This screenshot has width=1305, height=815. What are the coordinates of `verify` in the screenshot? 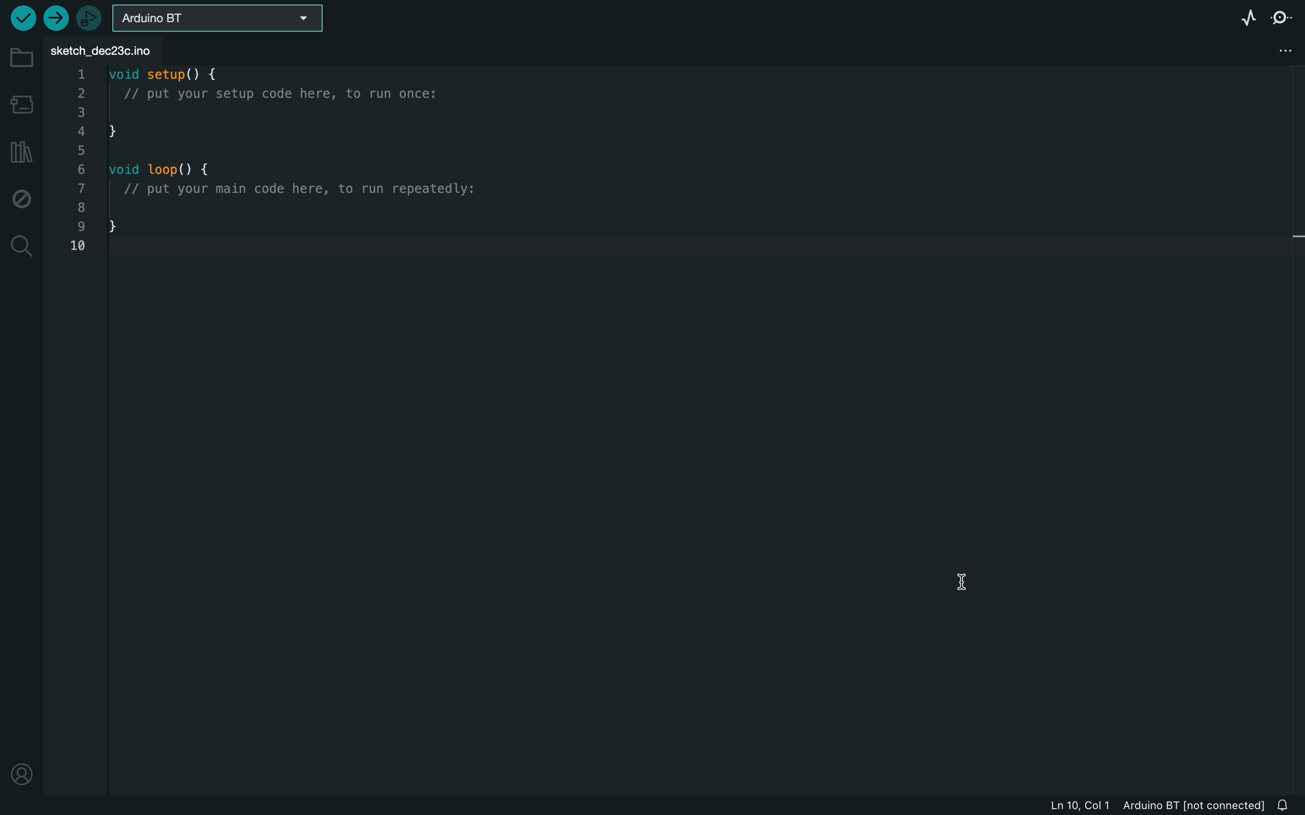 It's located at (20, 18).